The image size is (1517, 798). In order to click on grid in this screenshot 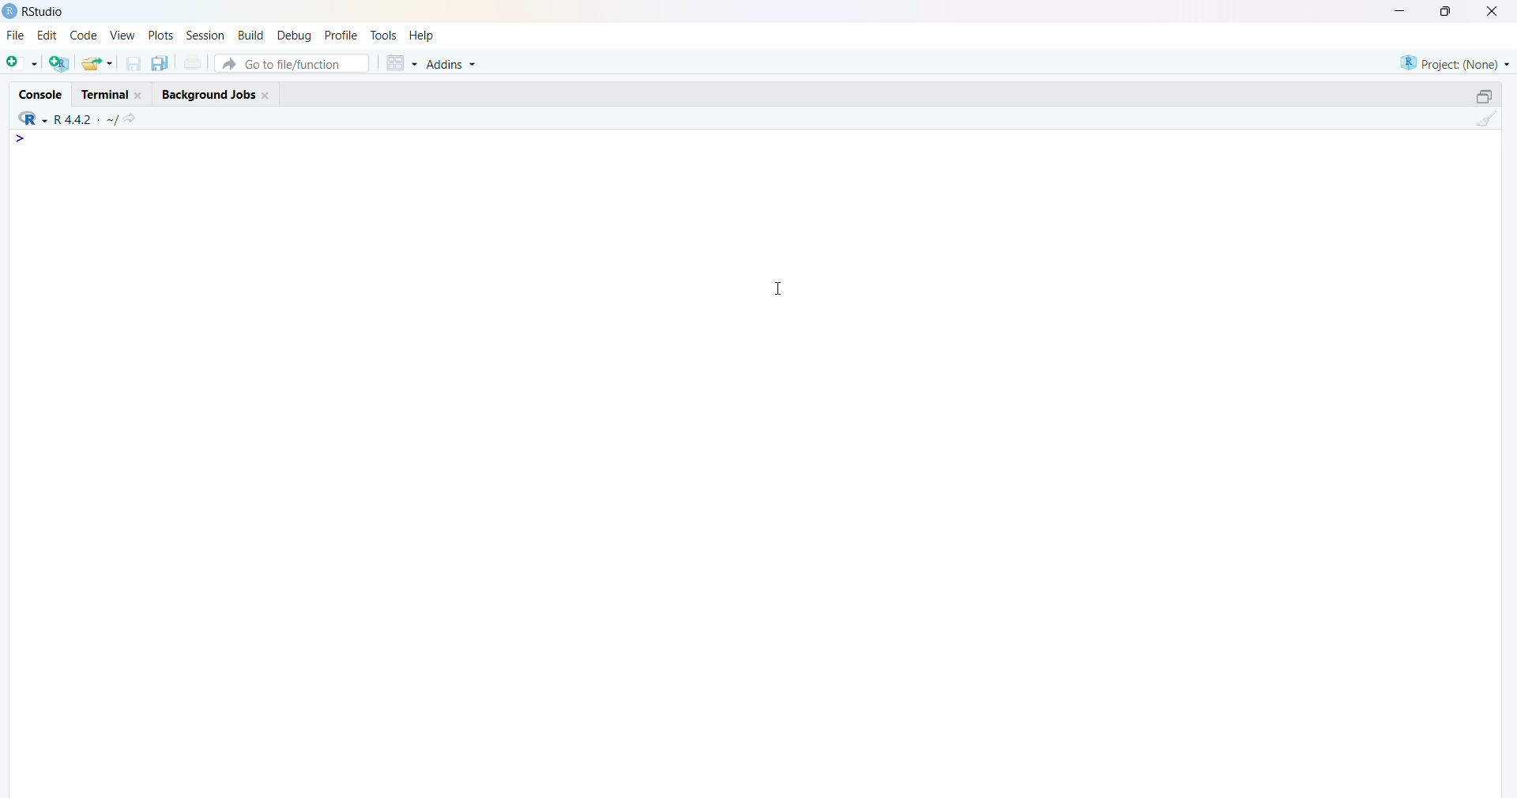, I will do `click(402, 63)`.